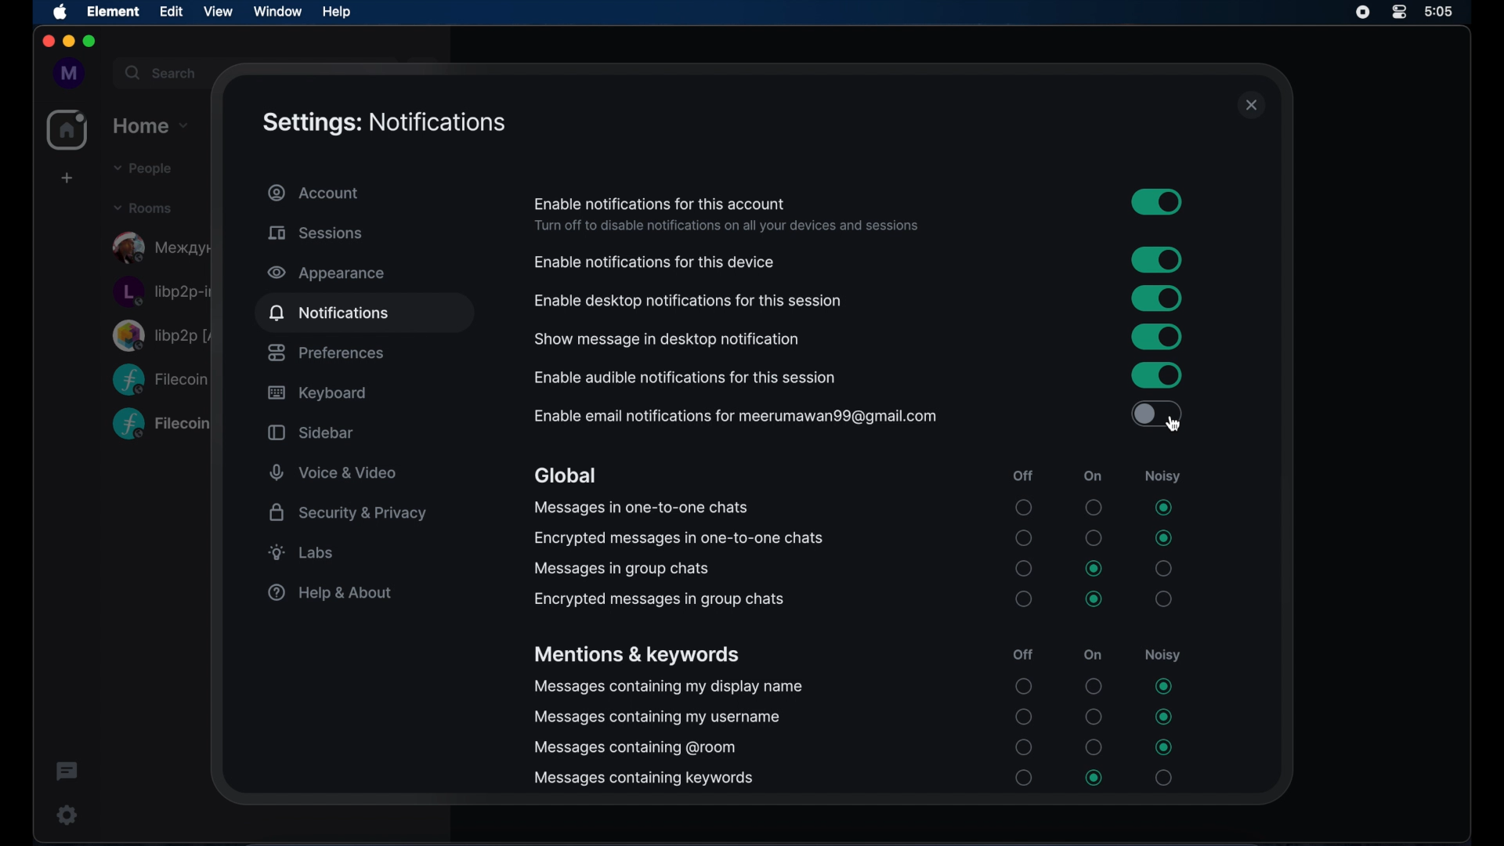 This screenshot has height=846, width=1504. Describe the element at coordinates (1093, 507) in the screenshot. I see `radio button` at that location.